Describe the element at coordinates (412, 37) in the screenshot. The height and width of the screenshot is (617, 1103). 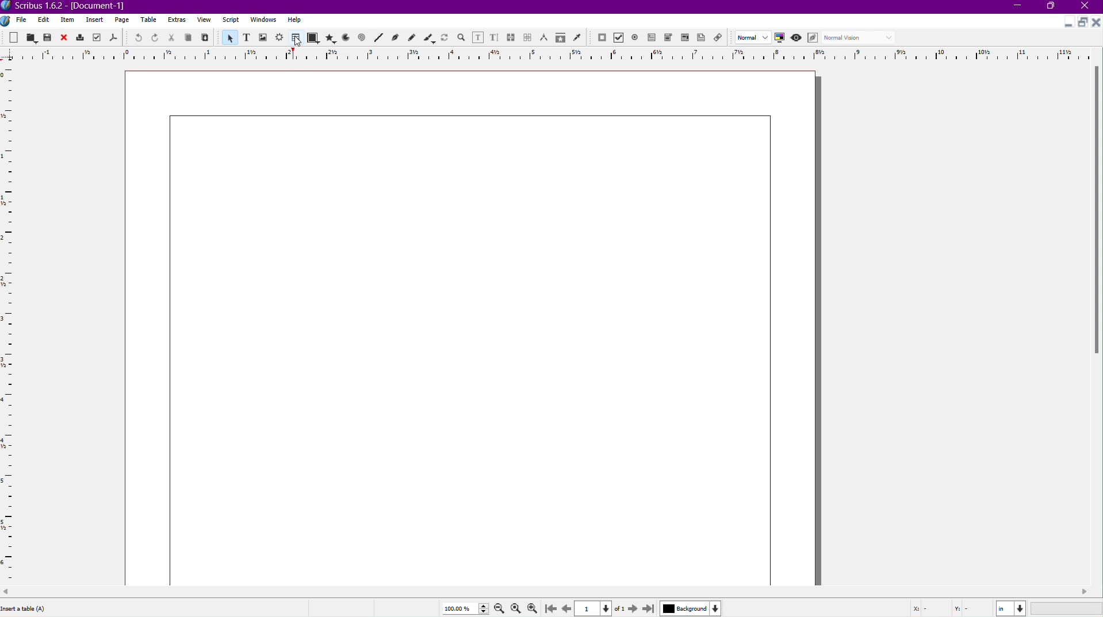
I see `Freehand Line` at that location.